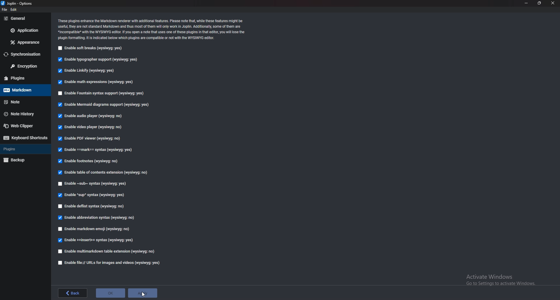 This screenshot has width=560, height=300. Describe the element at coordinates (90, 161) in the screenshot. I see ` Enable footnotes` at that location.